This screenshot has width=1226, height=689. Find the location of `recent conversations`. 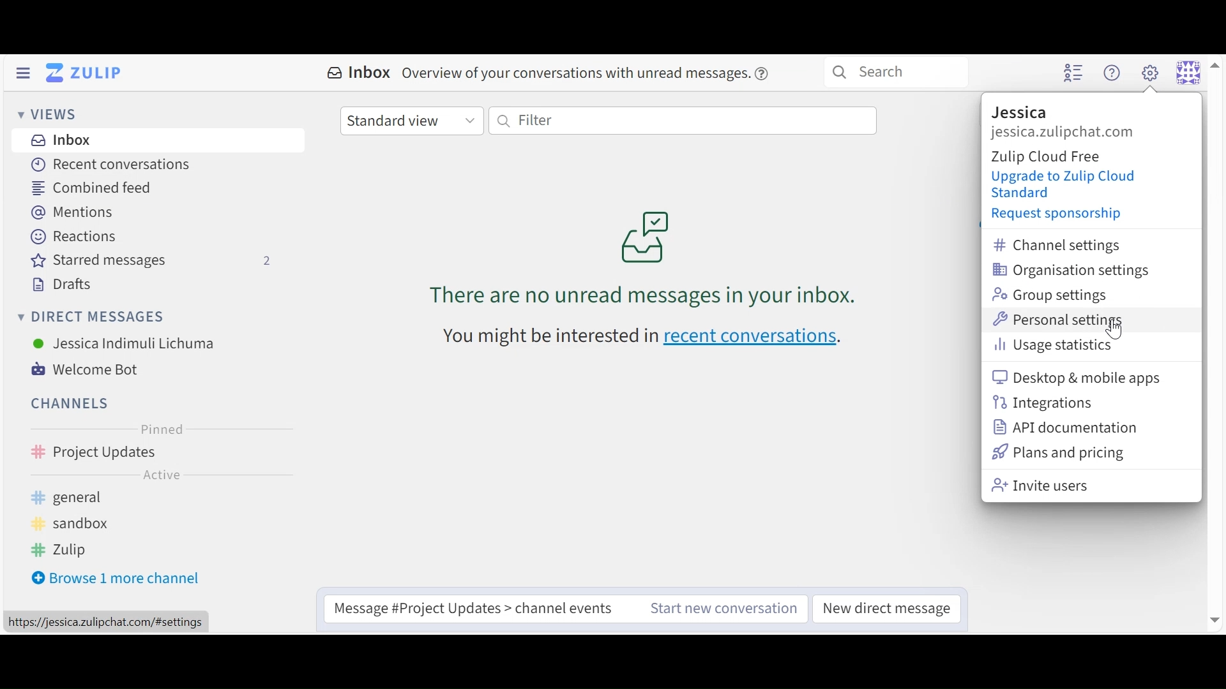

recent conversations is located at coordinates (646, 336).